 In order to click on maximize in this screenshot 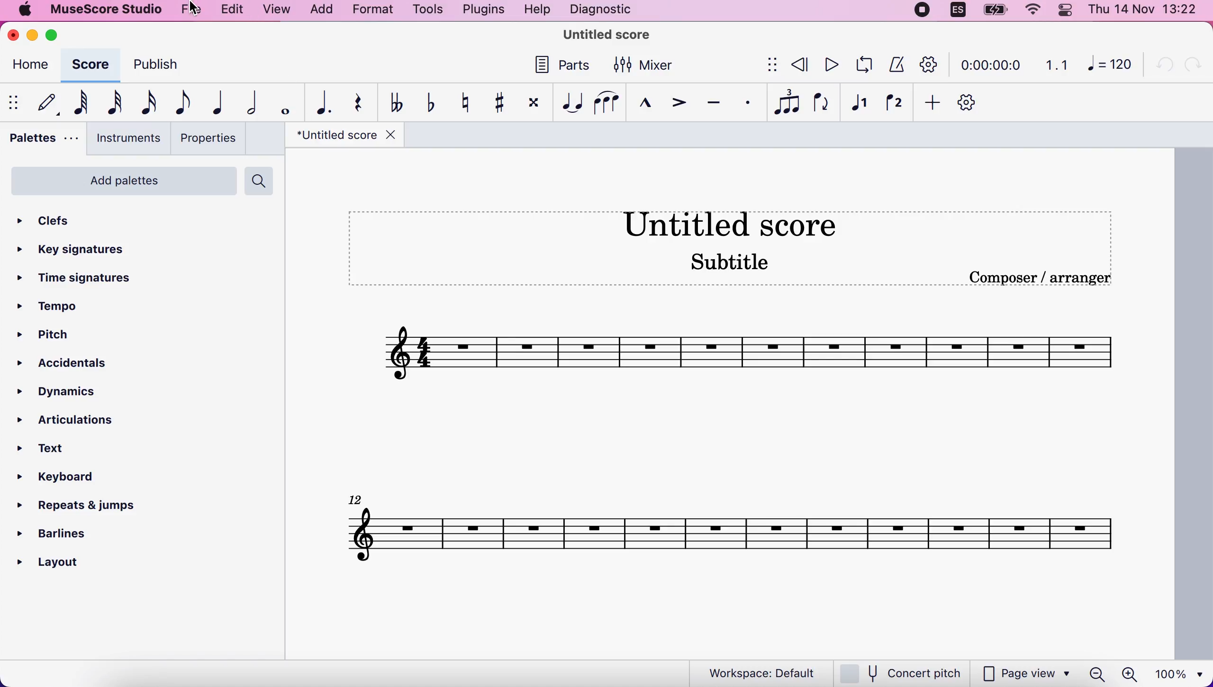, I will do `click(57, 36)`.